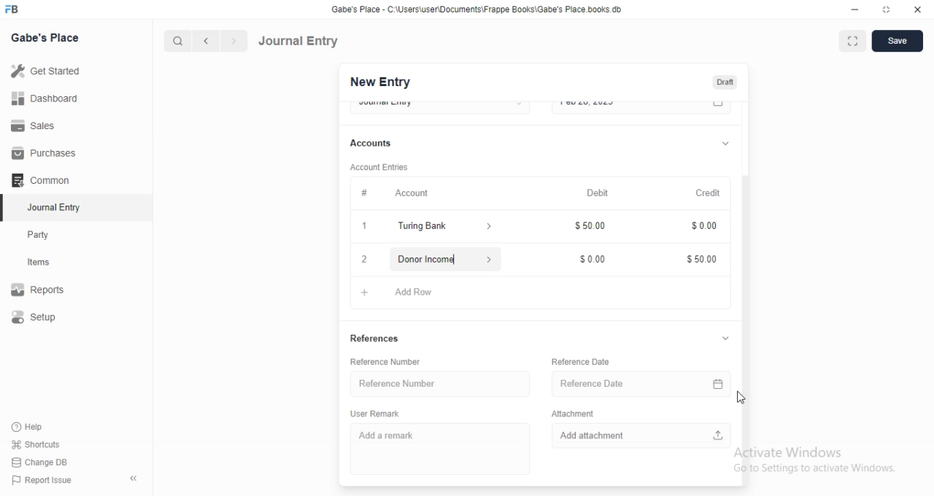  Describe the element at coordinates (887, 11) in the screenshot. I see `restore down` at that location.